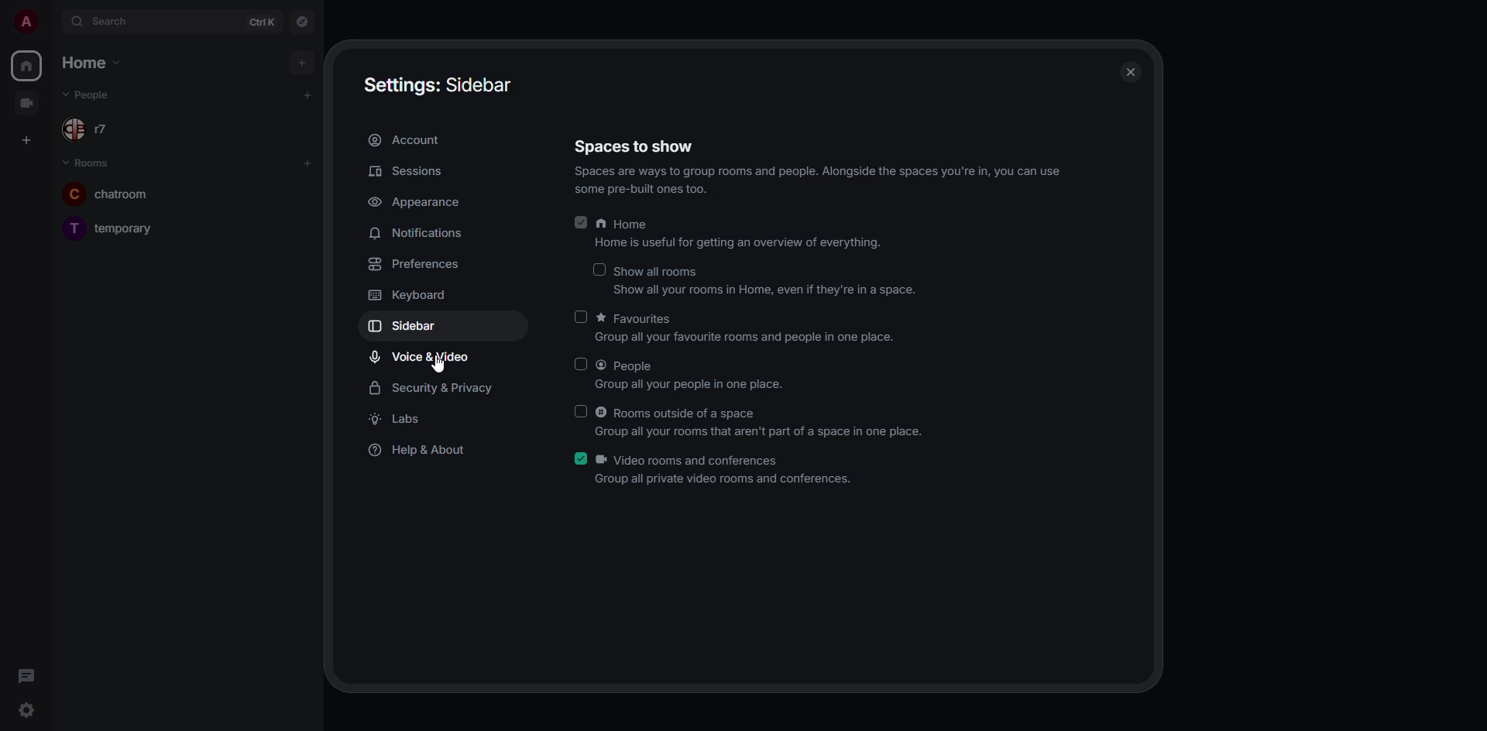 Image resolution: width=1487 pixels, height=731 pixels. Describe the element at coordinates (581, 316) in the screenshot. I see `click to enable` at that location.